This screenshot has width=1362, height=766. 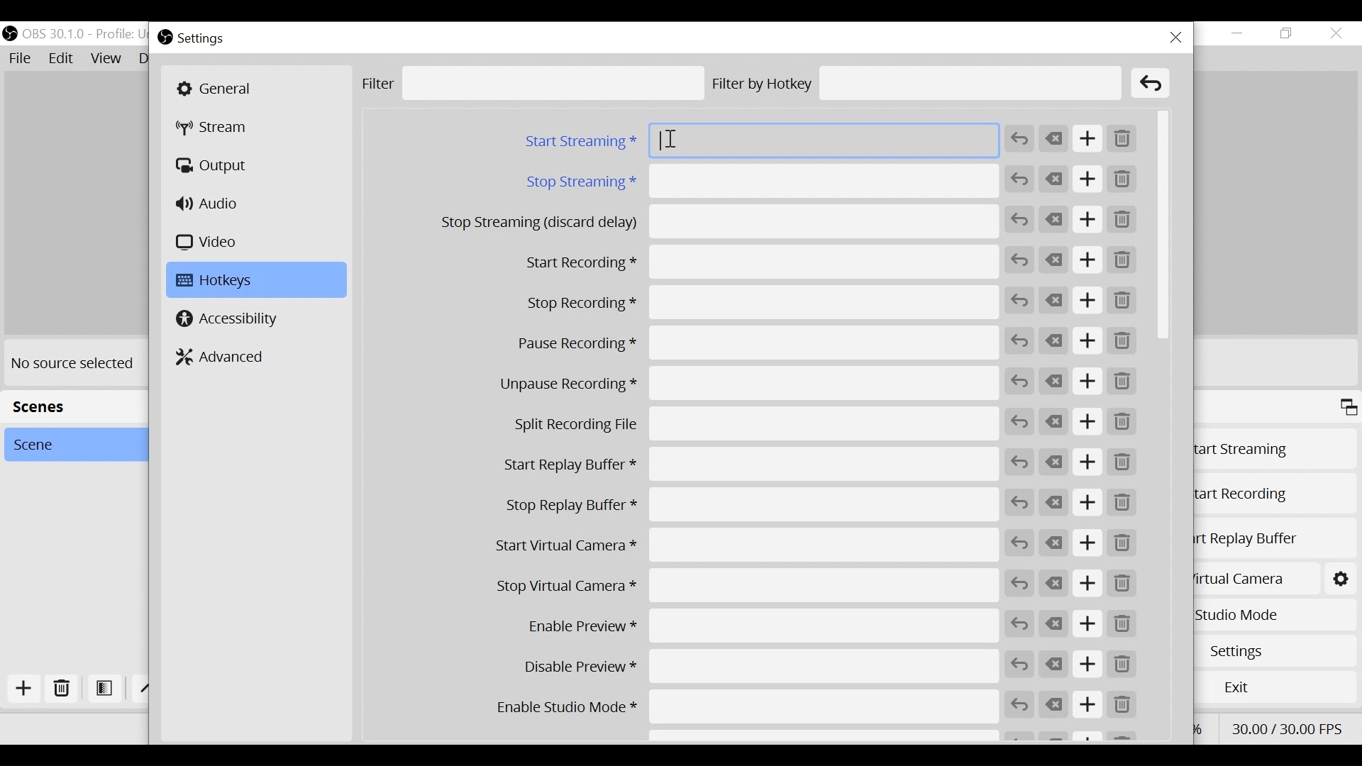 I want to click on Stream, so click(x=216, y=128).